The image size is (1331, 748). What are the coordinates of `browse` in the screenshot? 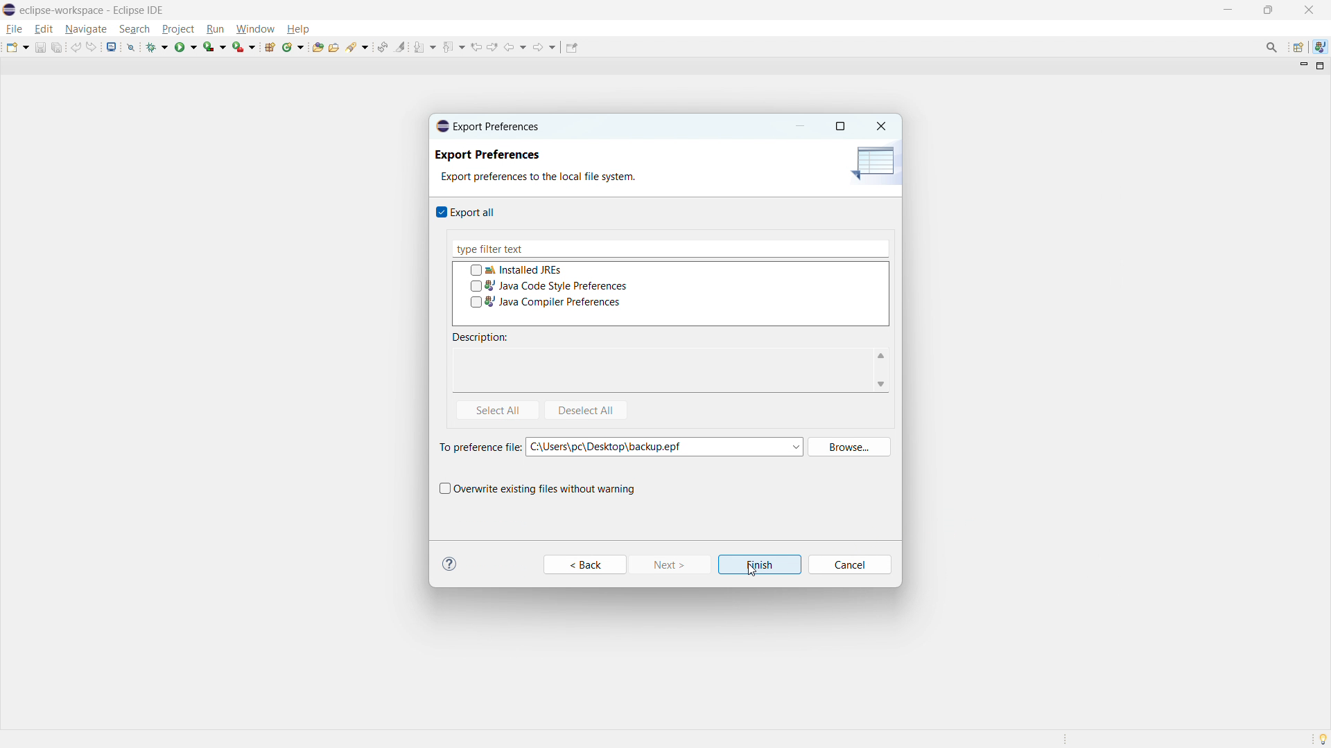 It's located at (849, 447).